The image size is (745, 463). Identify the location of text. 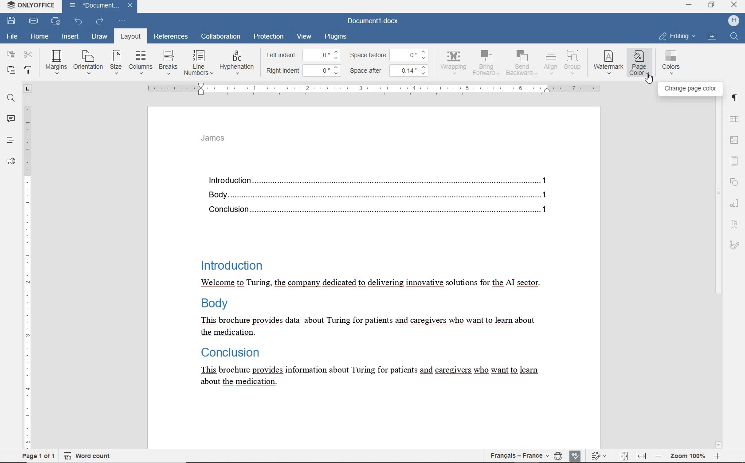
(383, 283).